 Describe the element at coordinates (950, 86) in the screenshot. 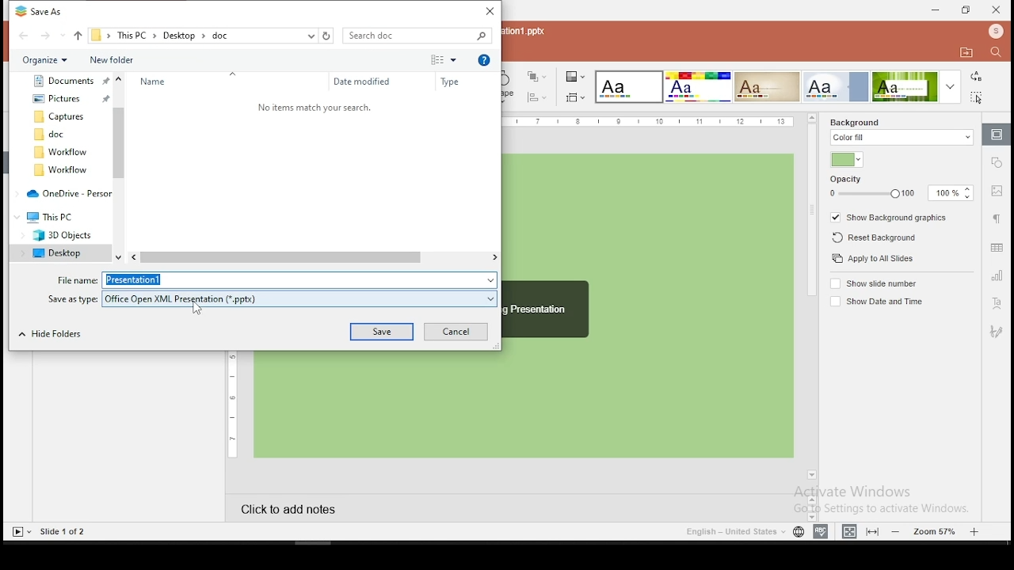

I see `more color theme` at that location.